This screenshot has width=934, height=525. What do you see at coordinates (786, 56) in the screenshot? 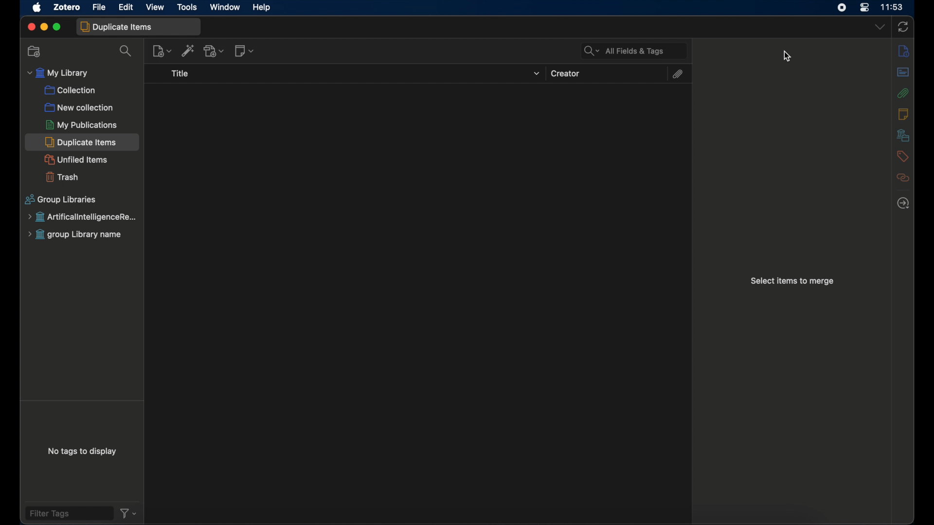
I see `cursor` at bounding box center [786, 56].